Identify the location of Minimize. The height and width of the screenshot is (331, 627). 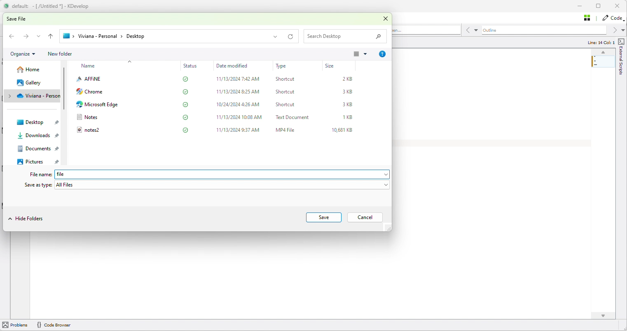
(580, 6).